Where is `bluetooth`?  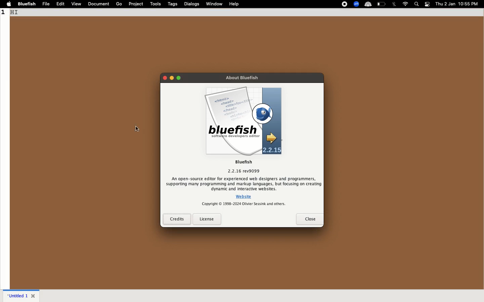 bluetooth is located at coordinates (395, 4).